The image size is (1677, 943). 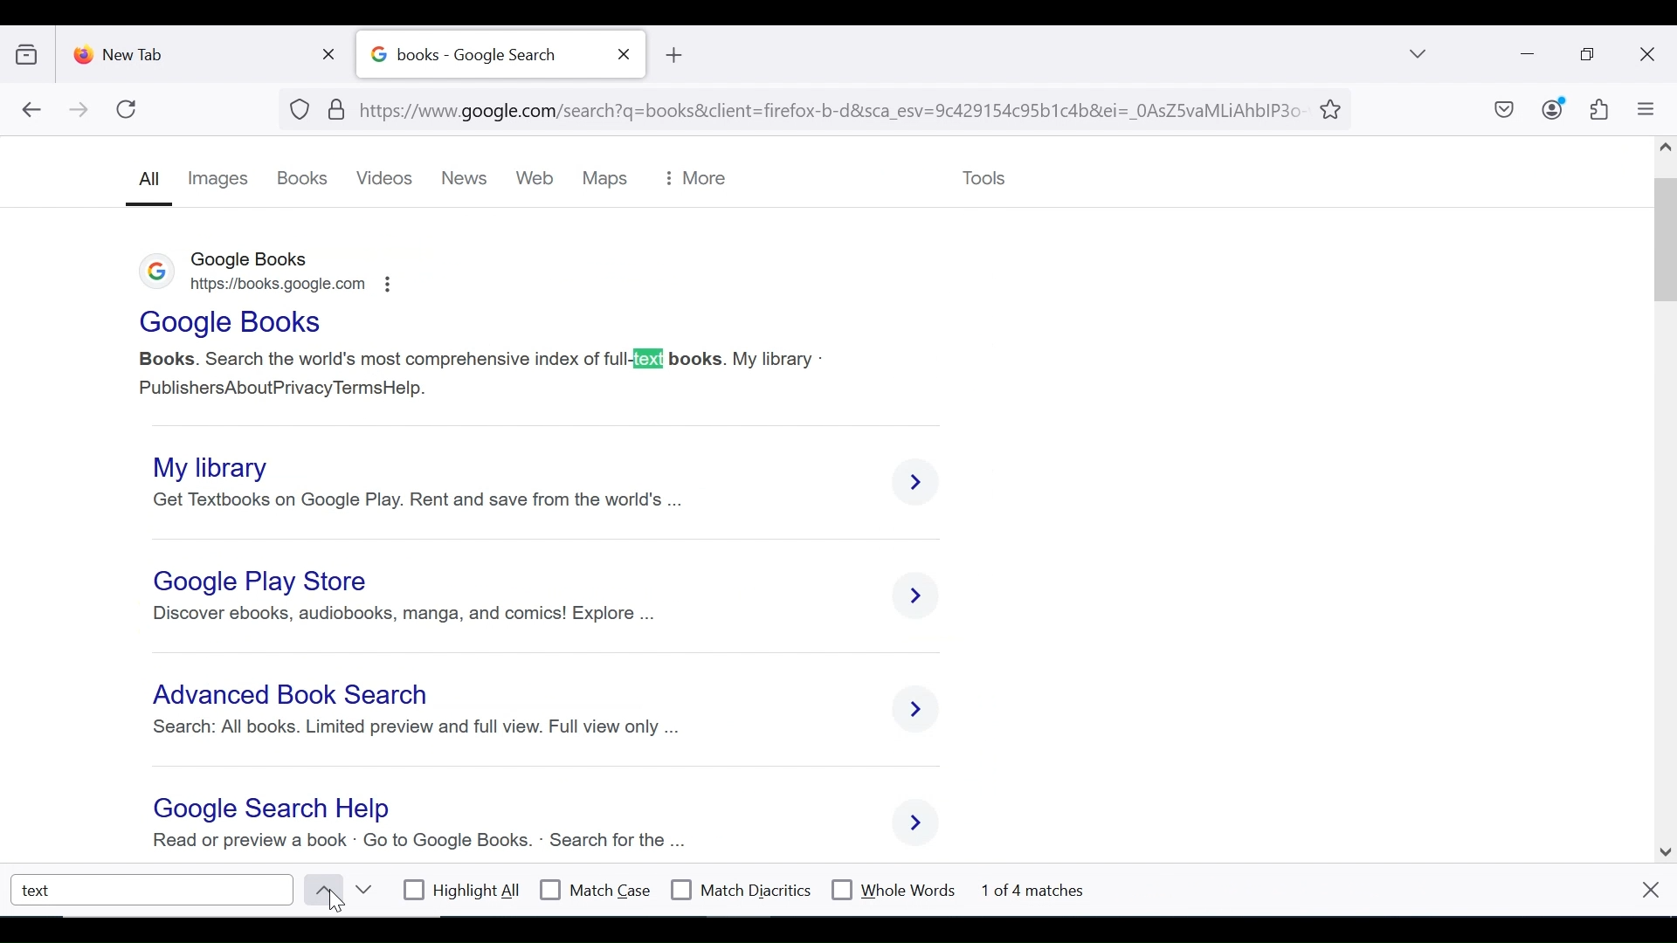 What do you see at coordinates (482, 370) in the screenshot?
I see `Books. Search the world's most comprehensive index of full-text books. My library -
PublishersAboutPrivacy TermsHelp.` at bounding box center [482, 370].